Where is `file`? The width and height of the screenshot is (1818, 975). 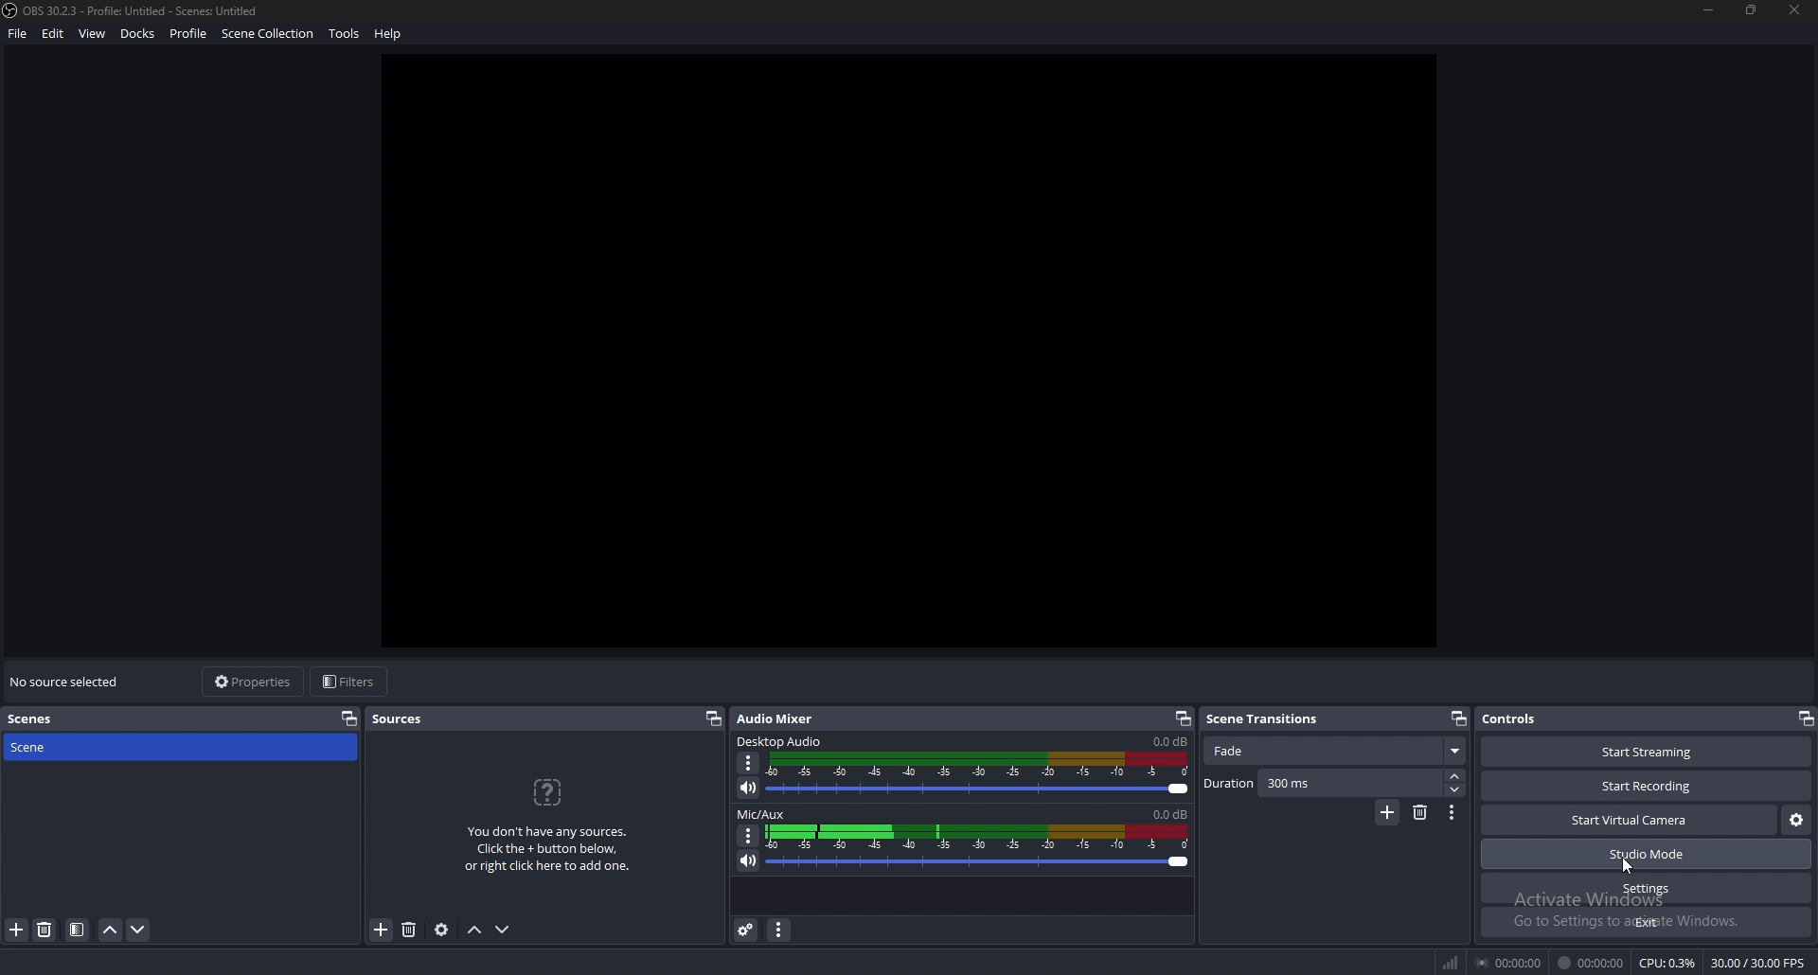
file is located at coordinates (19, 33).